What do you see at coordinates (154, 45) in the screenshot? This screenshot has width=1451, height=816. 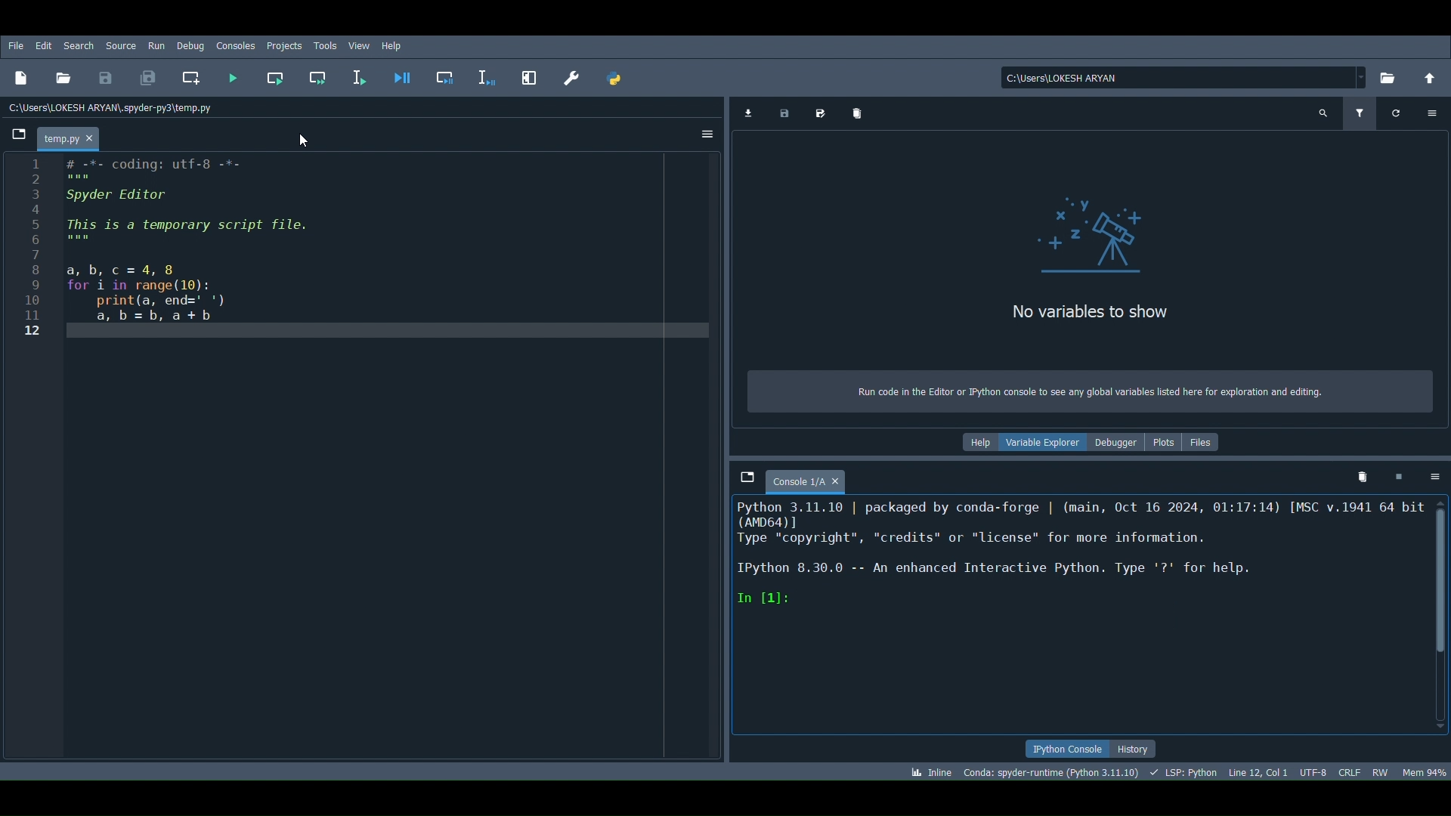 I see `Run` at bounding box center [154, 45].